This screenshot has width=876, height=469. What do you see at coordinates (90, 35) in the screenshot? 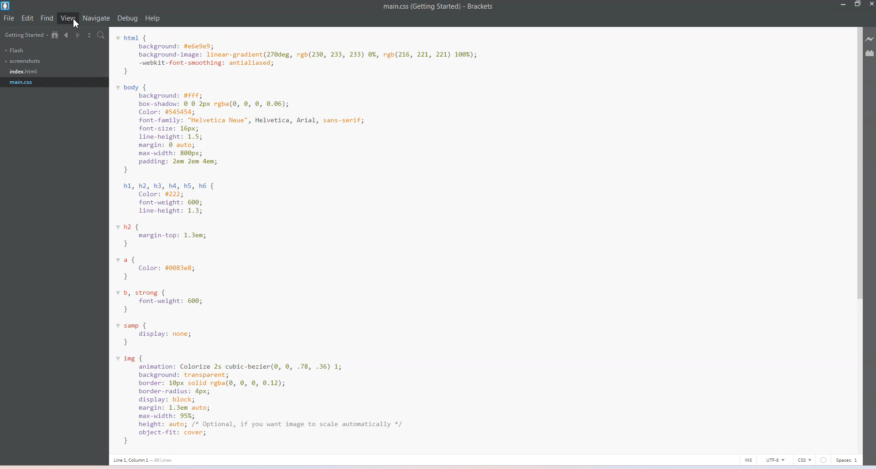
I see `Split editor vertically and Horizontally` at bounding box center [90, 35].